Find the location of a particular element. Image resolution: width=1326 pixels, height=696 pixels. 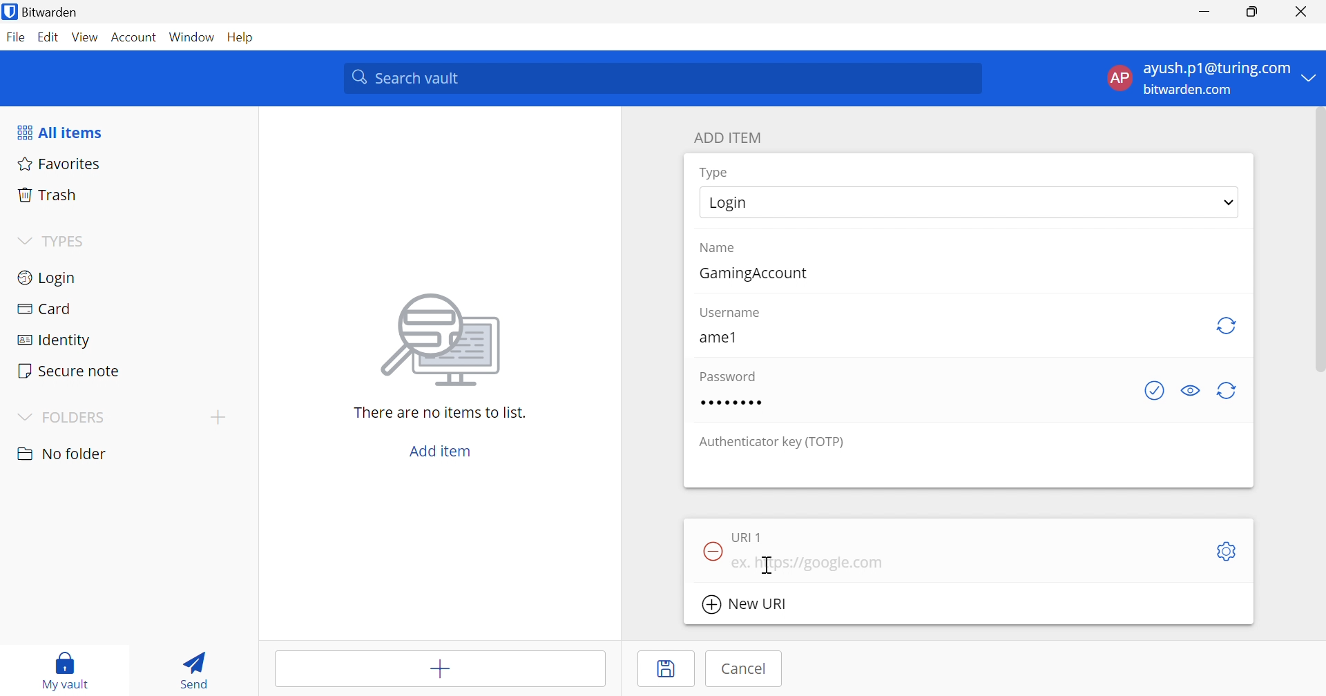

Drop Down is located at coordinates (23, 241).